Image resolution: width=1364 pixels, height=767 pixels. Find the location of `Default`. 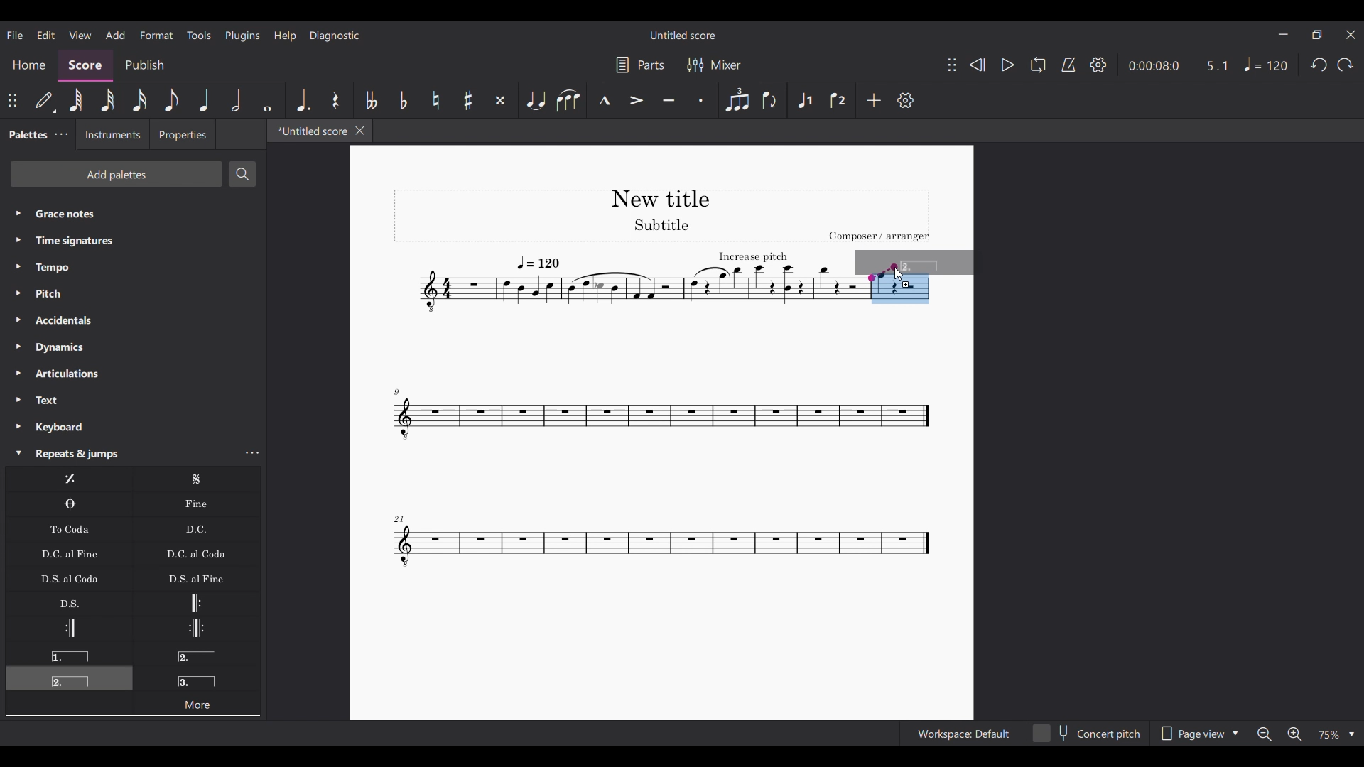

Default is located at coordinates (46, 100).